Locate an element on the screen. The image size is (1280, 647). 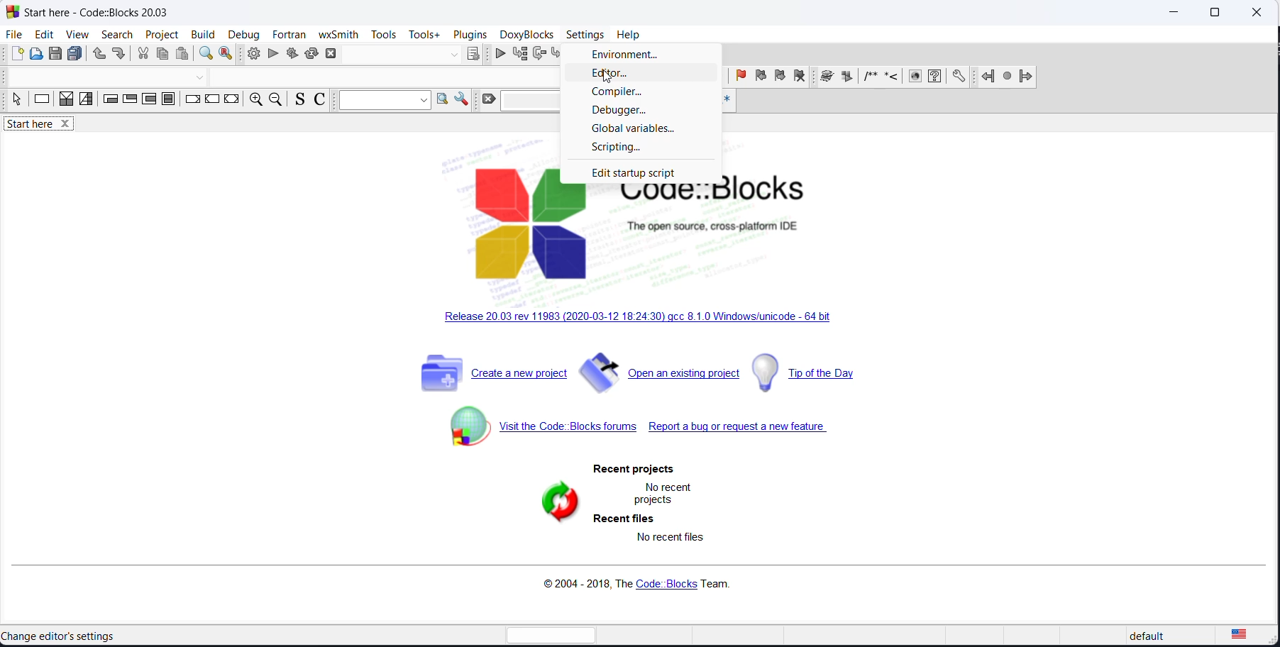
scripting is located at coordinates (645, 150).